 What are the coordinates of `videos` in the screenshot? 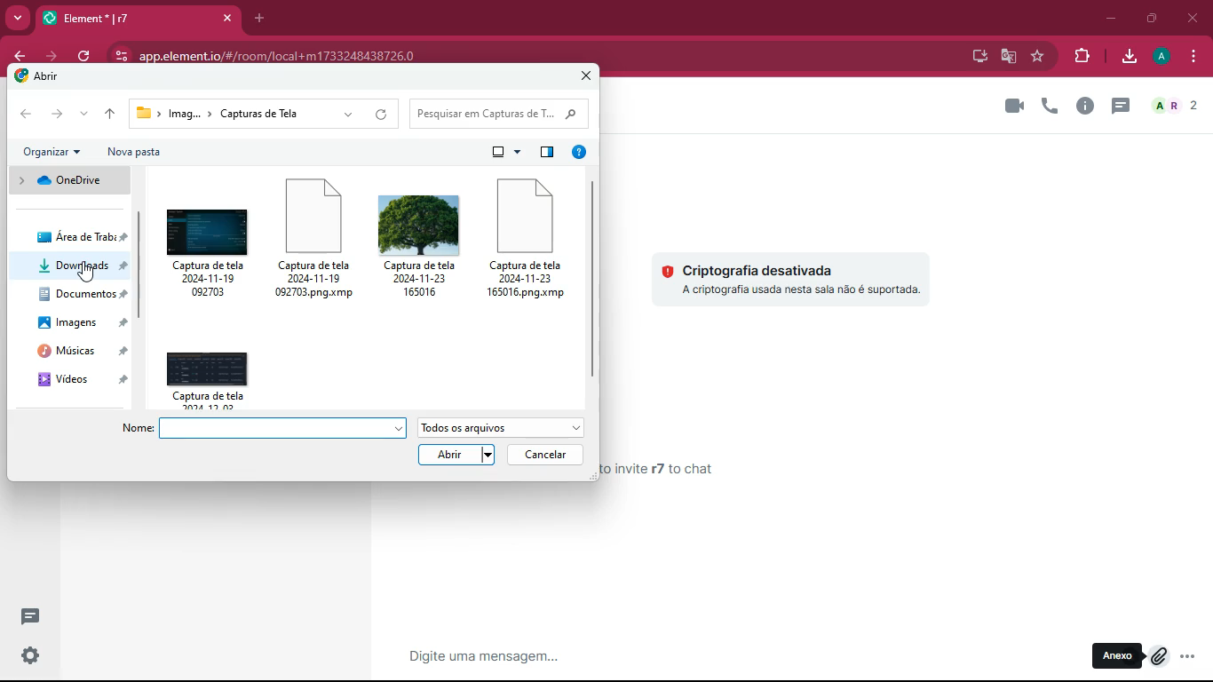 It's located at (83, 379).